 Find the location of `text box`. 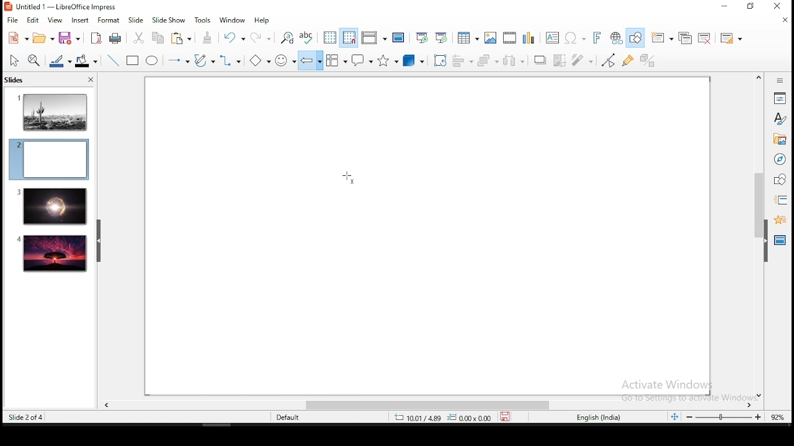

text box is located at coordinates (551, 38).